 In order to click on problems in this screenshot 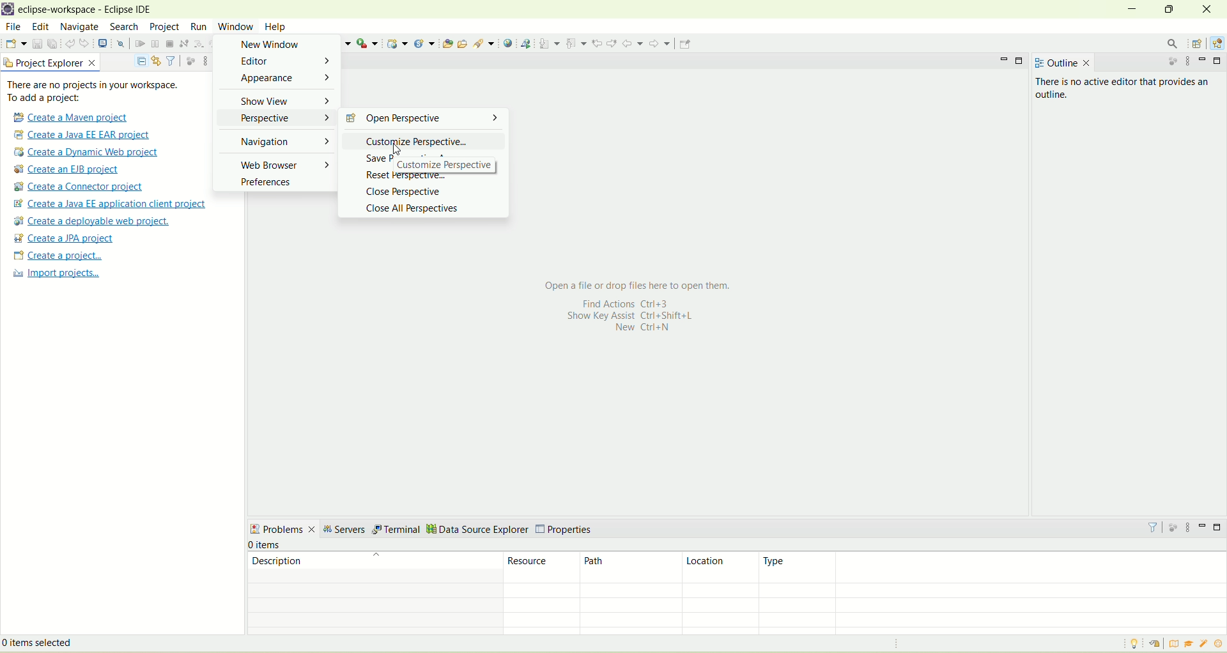, I will do `click(282, 530)`.